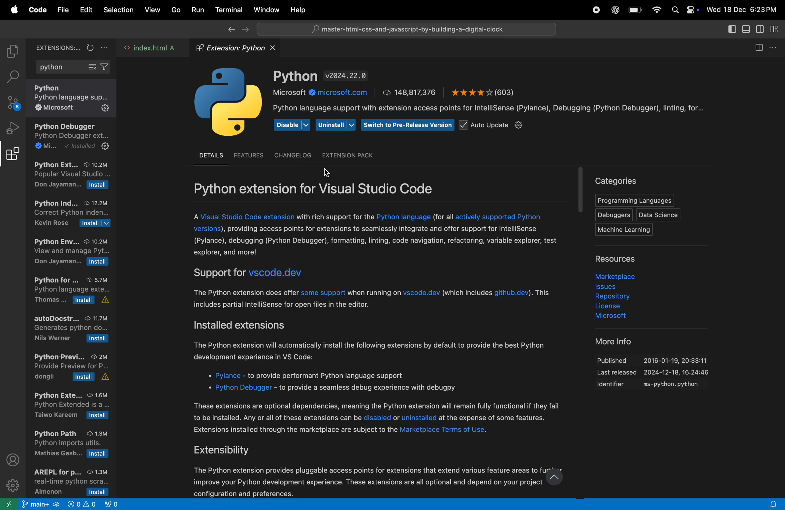  What do you see at coordinates (55, 47) in the screenshot?
I see `extensions` at bounding box center [55, 47].